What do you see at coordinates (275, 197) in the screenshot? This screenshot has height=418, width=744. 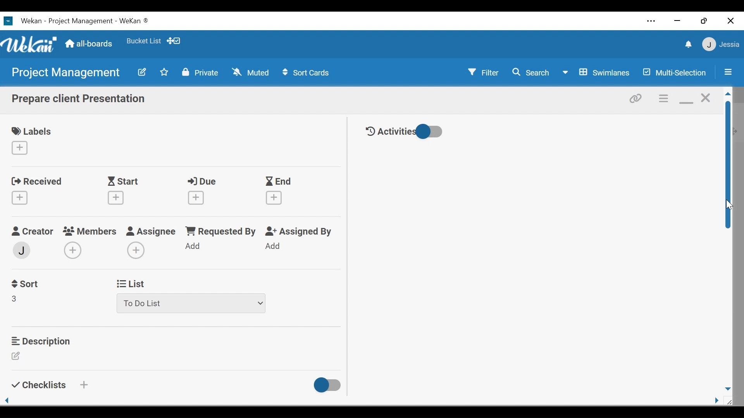 I see `Create End date` at bounding box center [275, 197].